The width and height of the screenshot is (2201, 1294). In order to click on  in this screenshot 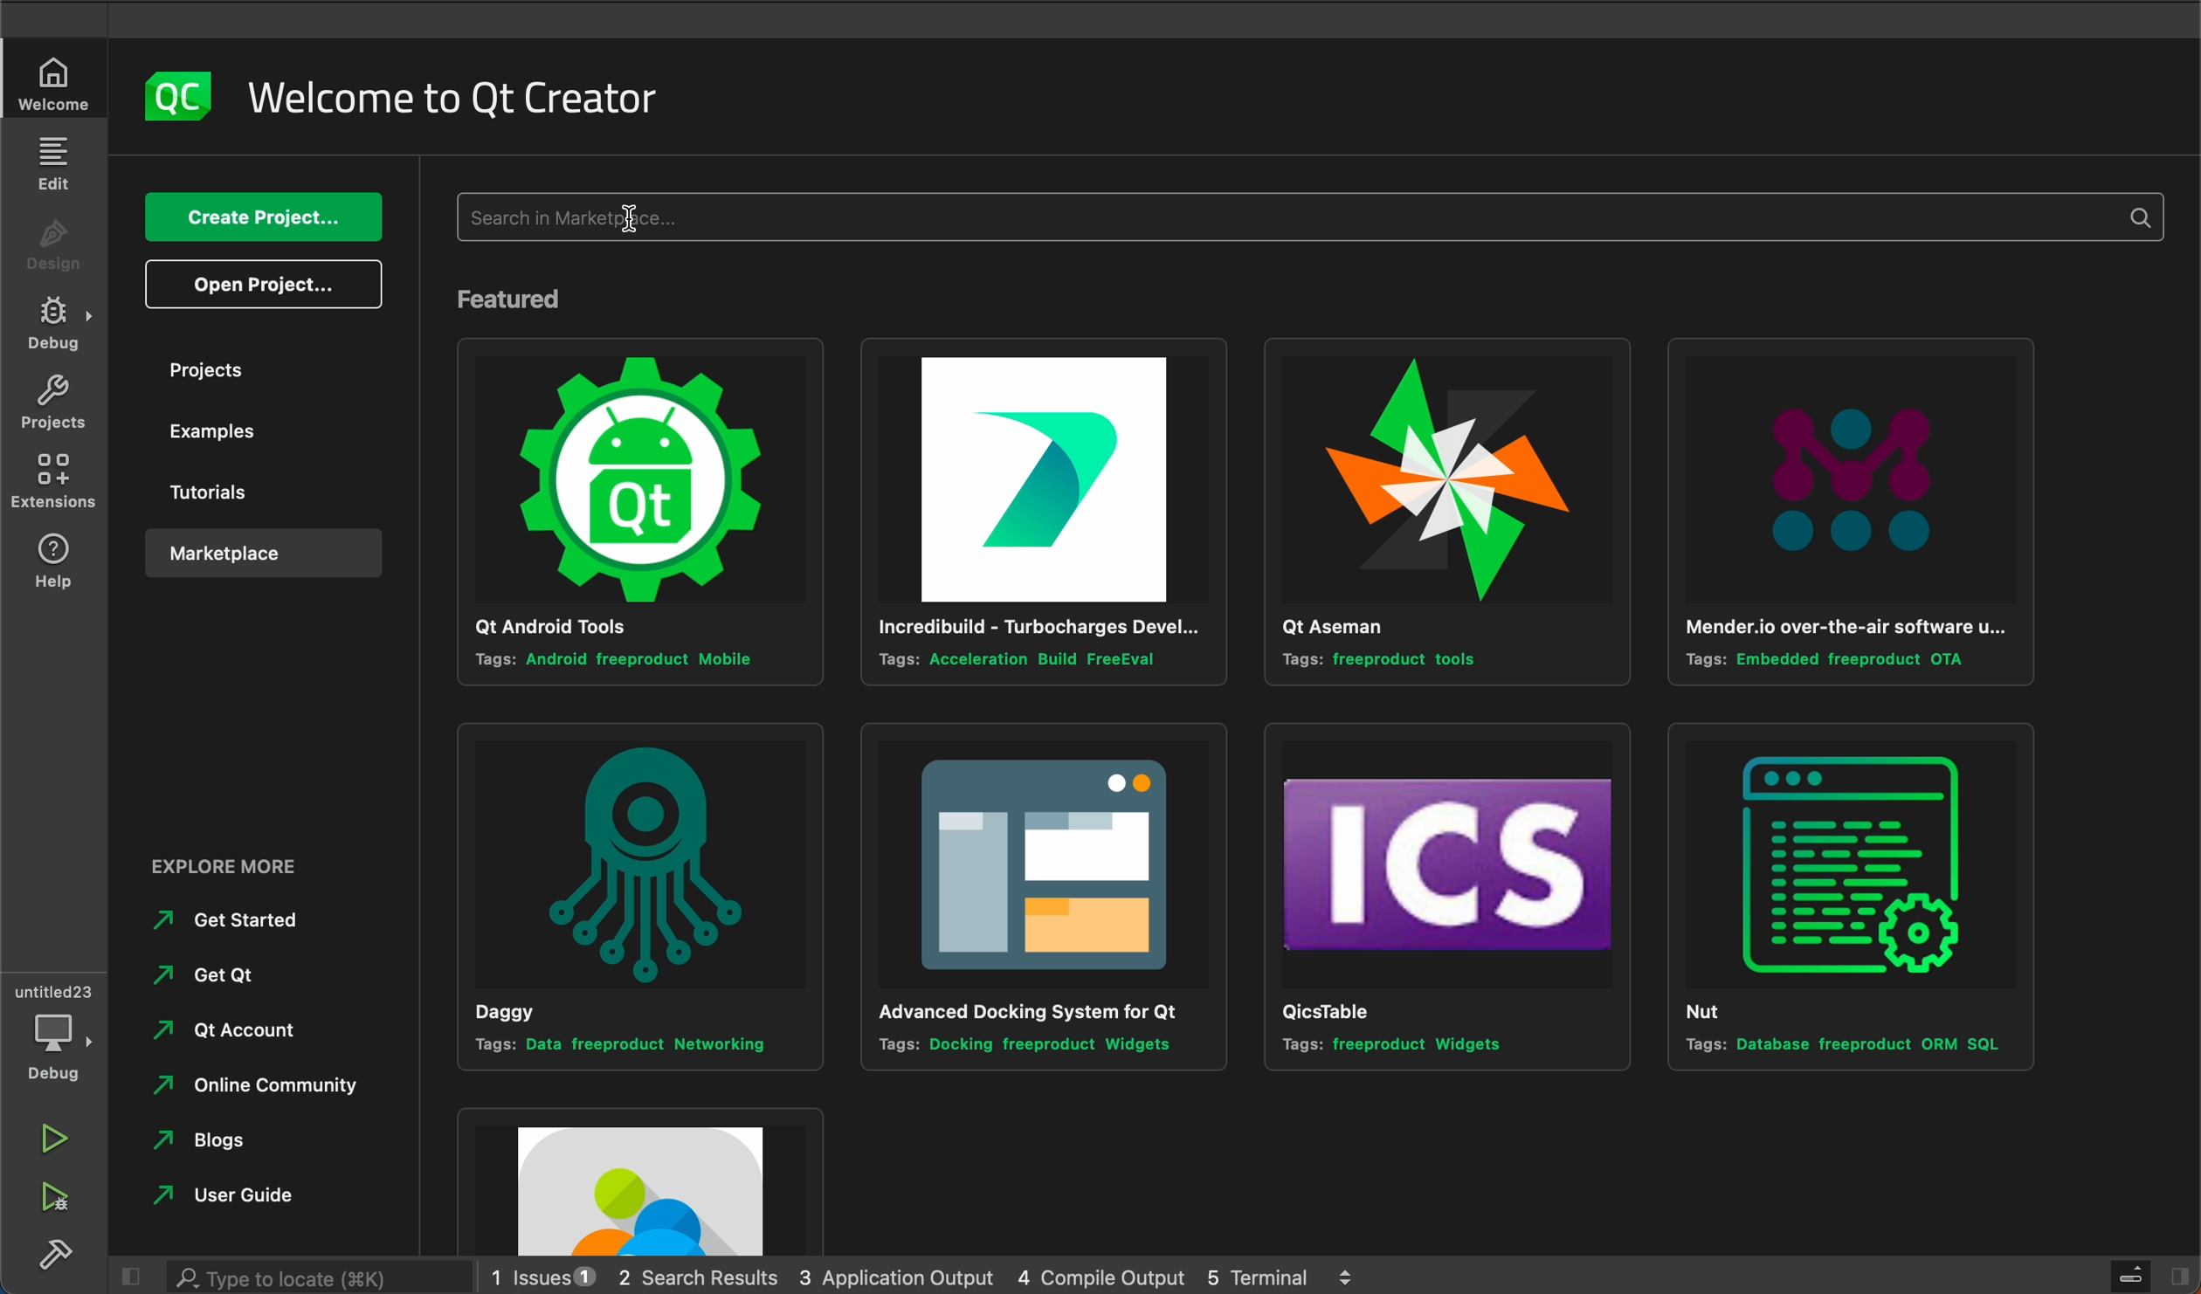, I will do `click(1442, 513)`.